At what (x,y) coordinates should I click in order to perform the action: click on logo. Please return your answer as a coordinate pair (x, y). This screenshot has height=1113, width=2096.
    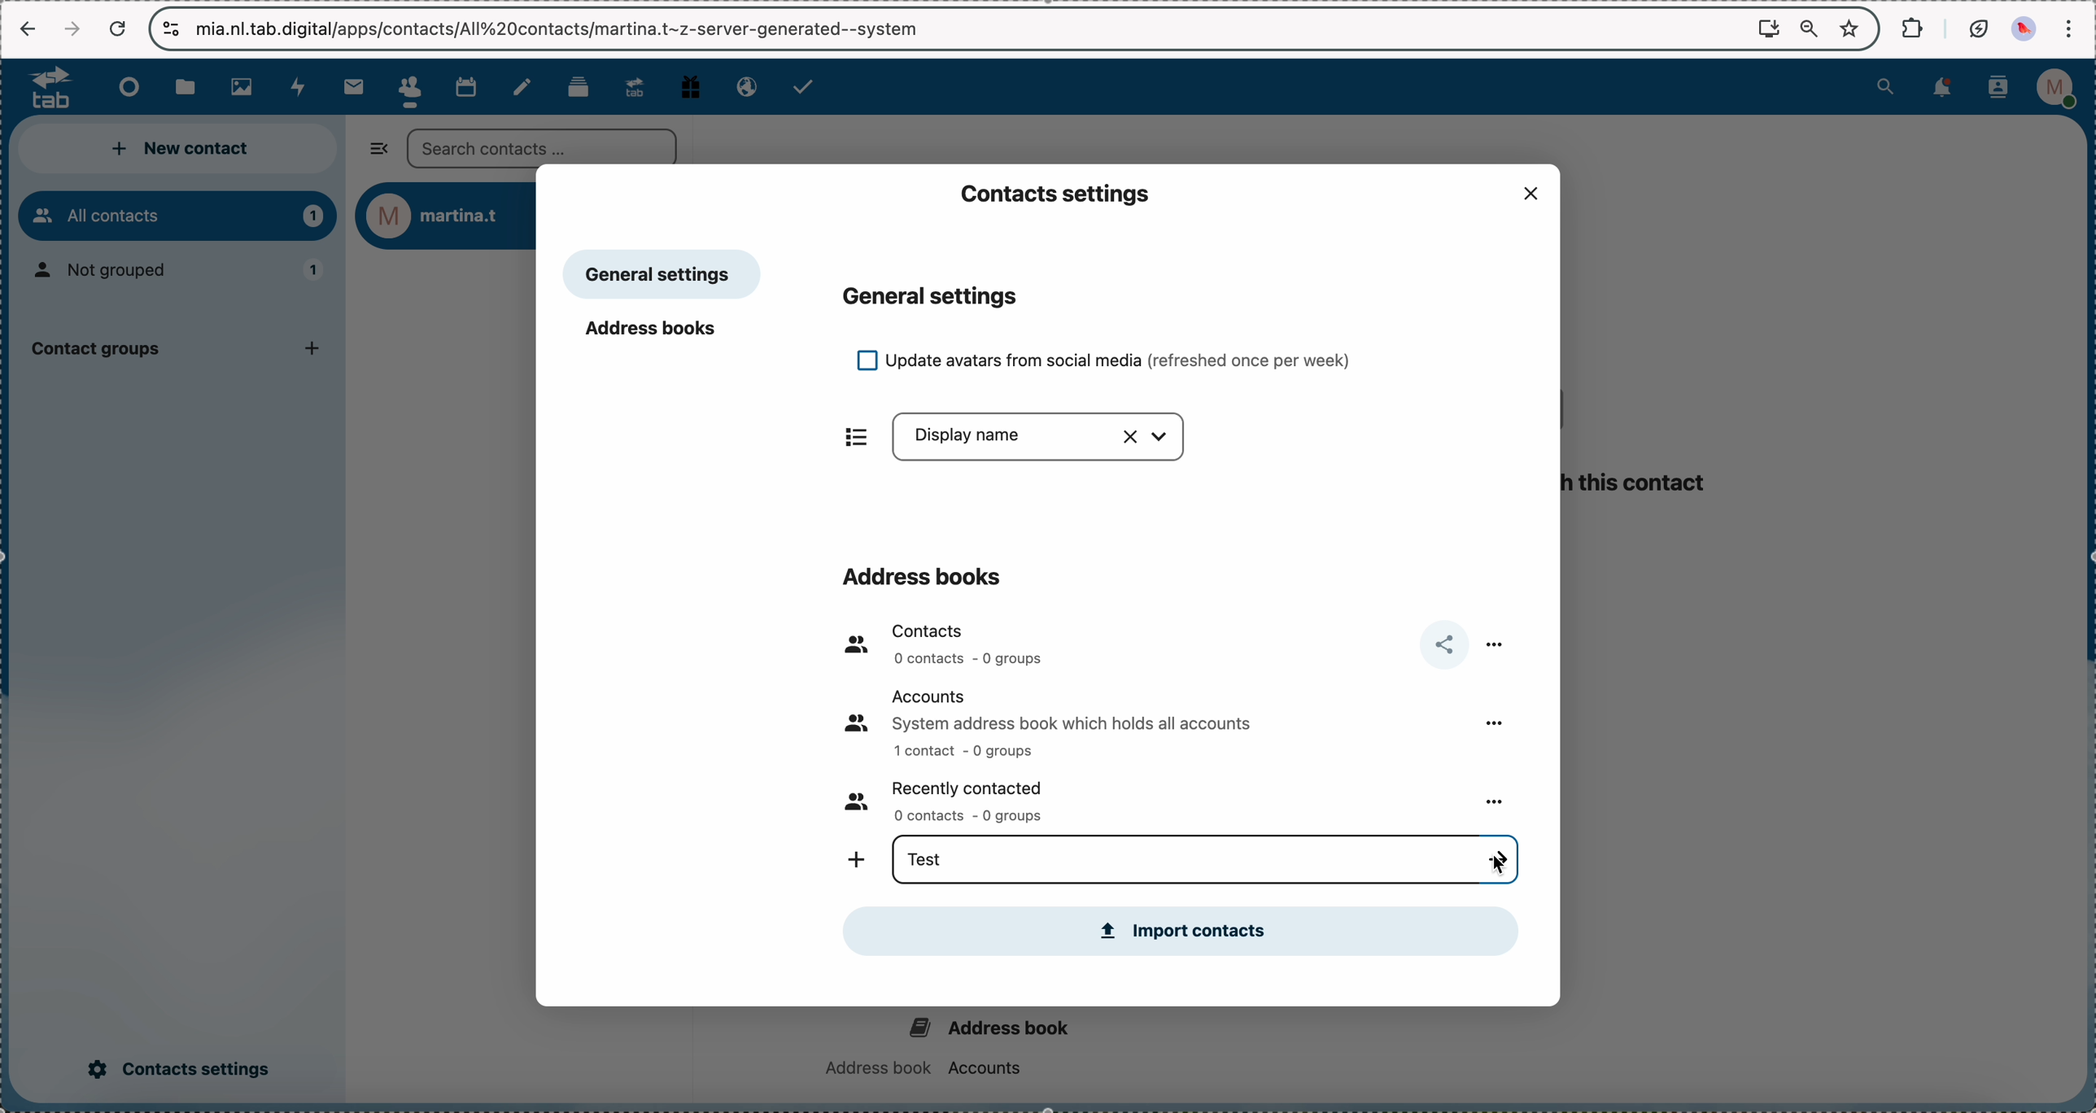
    Looking at the image, I should click on (41, 88).